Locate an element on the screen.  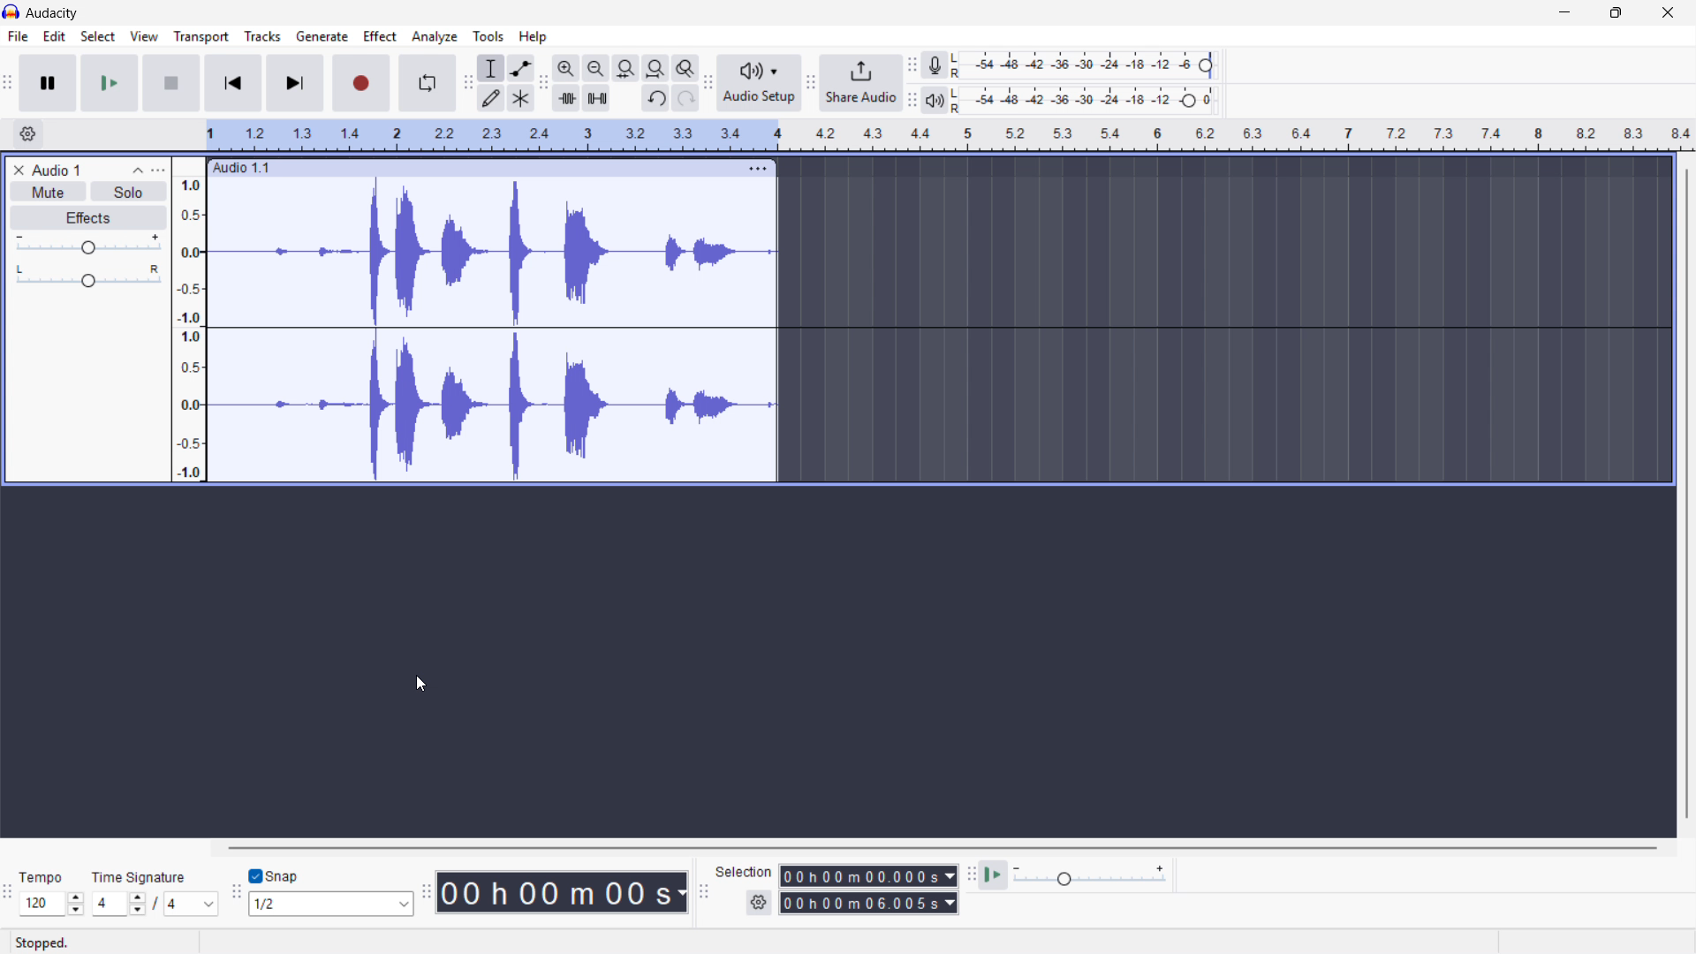
Record  is located at coordinates (361, 84).